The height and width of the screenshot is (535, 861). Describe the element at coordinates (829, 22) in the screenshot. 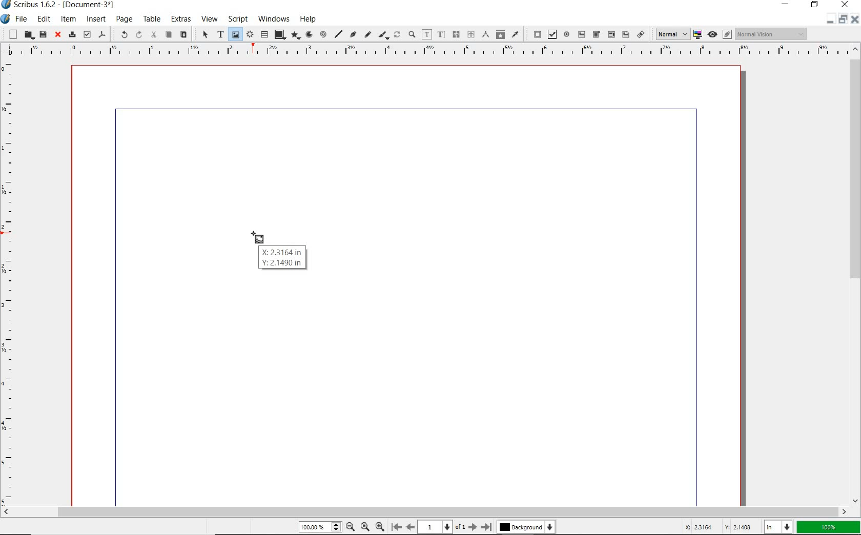

I see `minimize` at that location.